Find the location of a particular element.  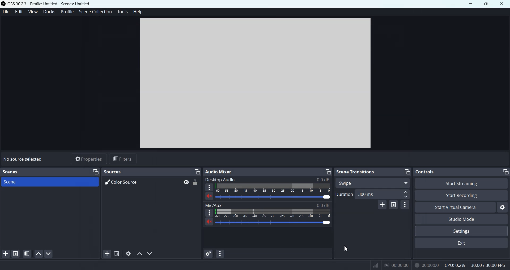

Text is located at coordinates (490, 264).